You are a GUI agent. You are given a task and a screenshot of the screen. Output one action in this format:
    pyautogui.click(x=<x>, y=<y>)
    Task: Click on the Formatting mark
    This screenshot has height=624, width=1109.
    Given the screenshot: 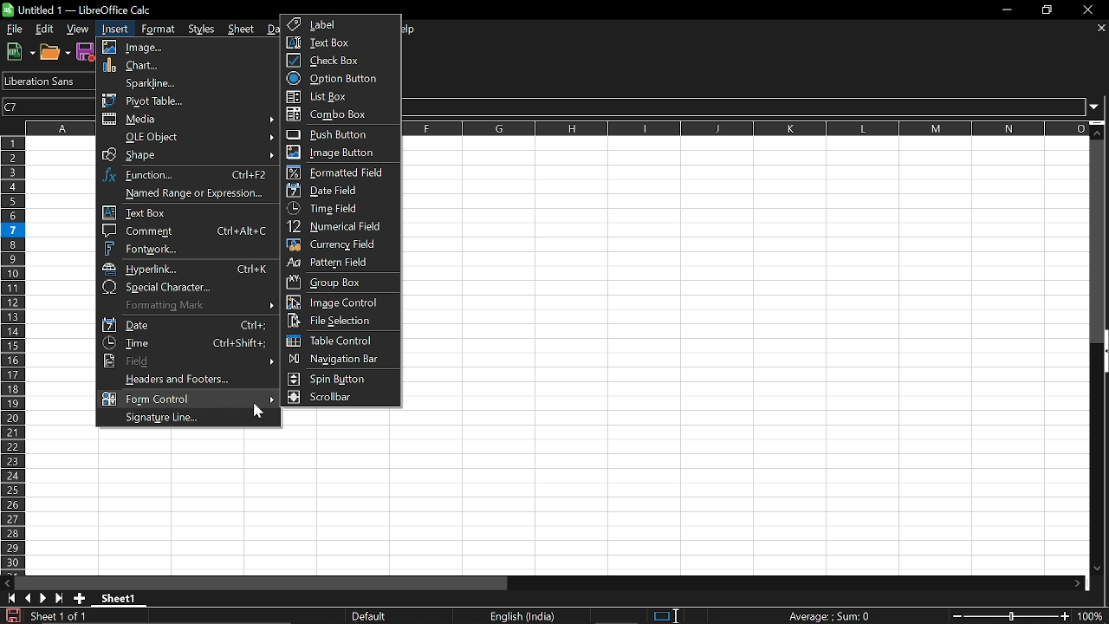 What is the action you would take?
    pyautogui.click(x=188, y=306)
    